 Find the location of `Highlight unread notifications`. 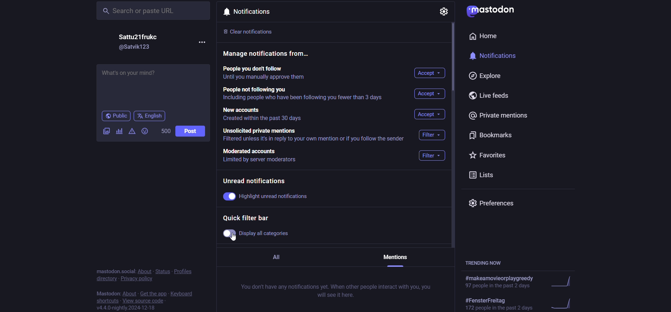

Highlight unread notifications is located at coordinates (267, 196).